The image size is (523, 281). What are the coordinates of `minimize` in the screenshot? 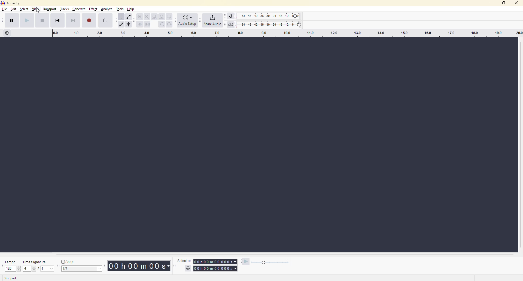 It's located at (491, 4).